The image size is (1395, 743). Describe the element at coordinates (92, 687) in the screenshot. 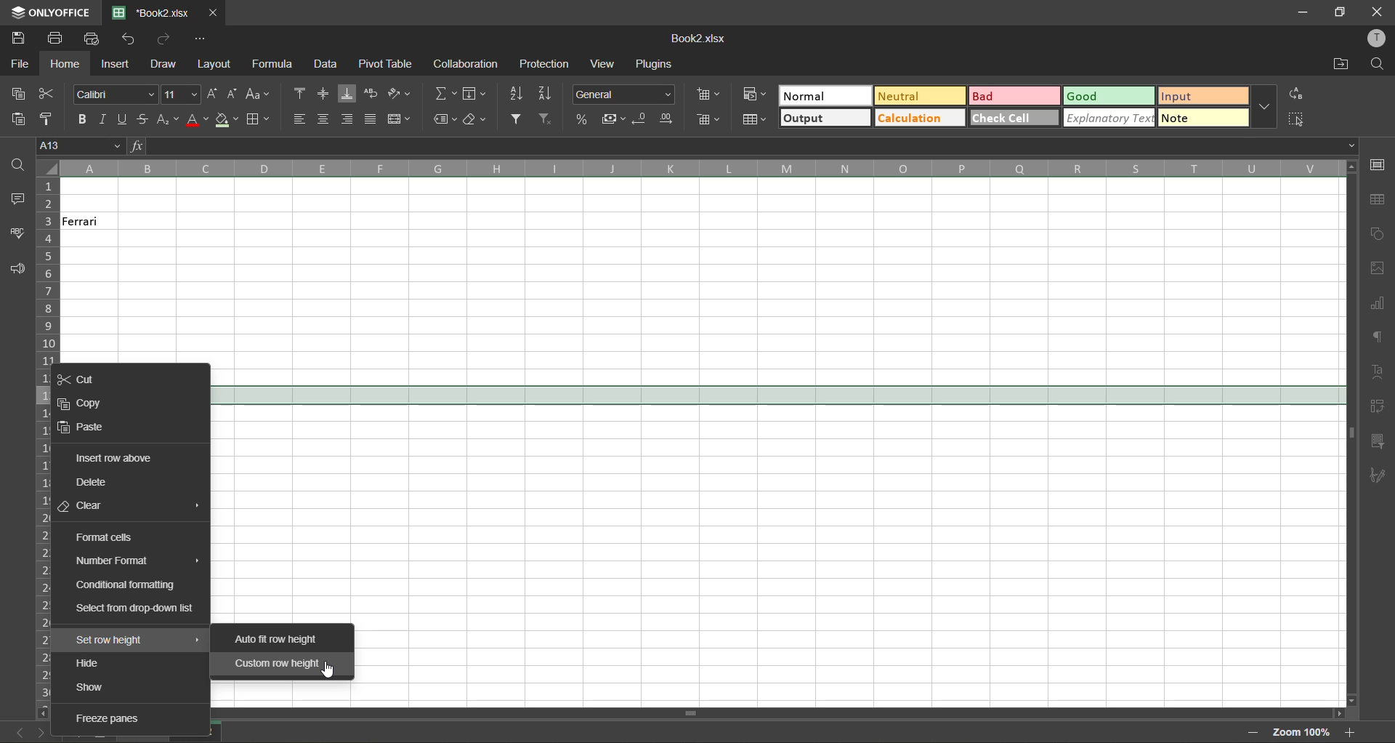

I see `show` at that location.